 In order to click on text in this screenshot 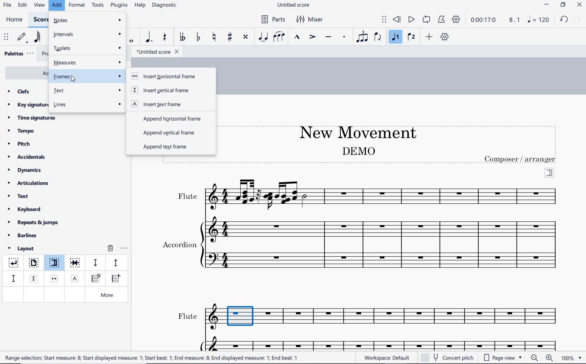, I will do `click(187, 196)`.